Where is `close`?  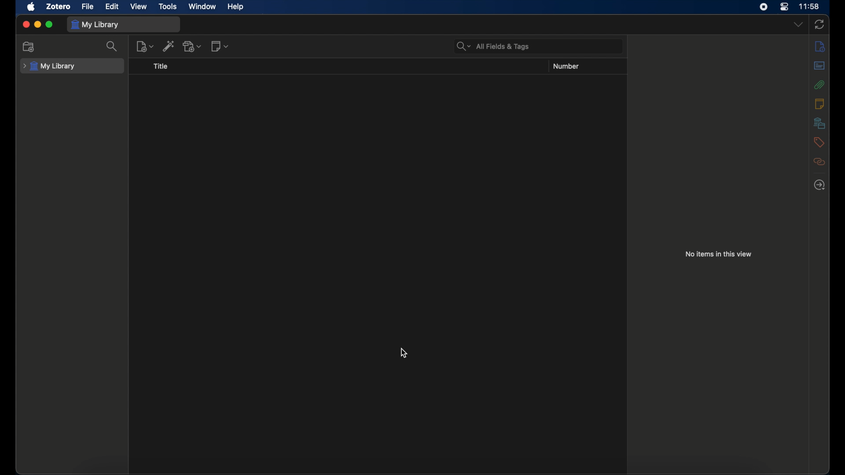 close is located at coordinates (26, 24).